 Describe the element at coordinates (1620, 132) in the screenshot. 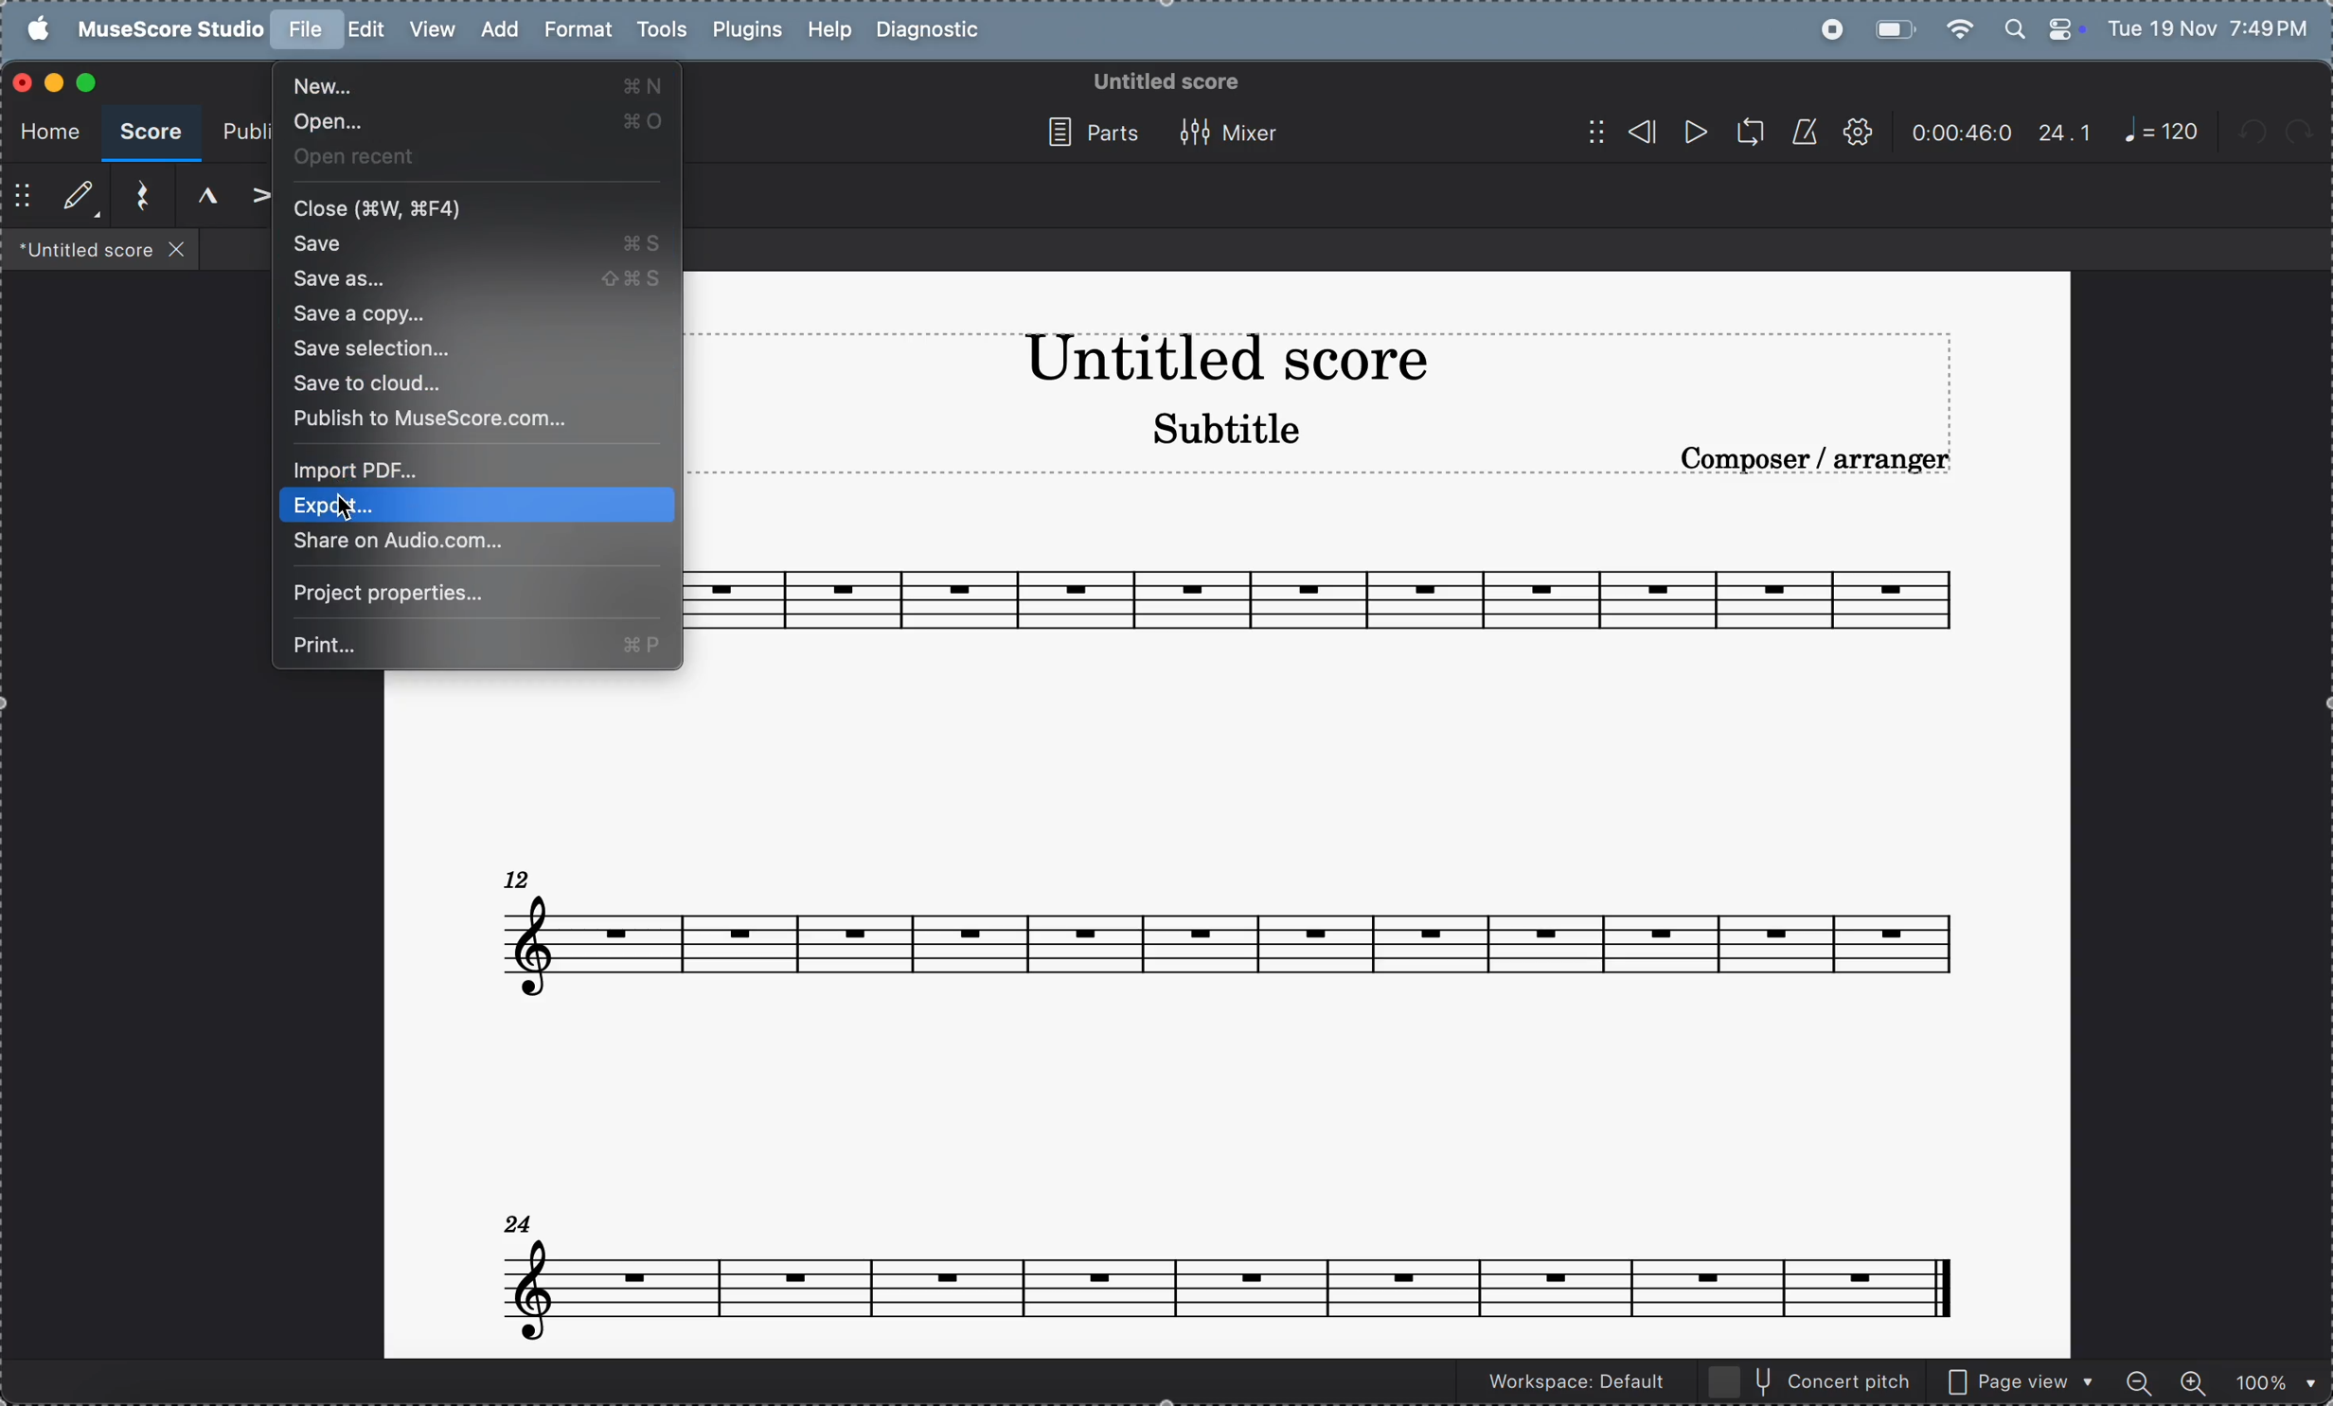

I see `rewind` at that location.